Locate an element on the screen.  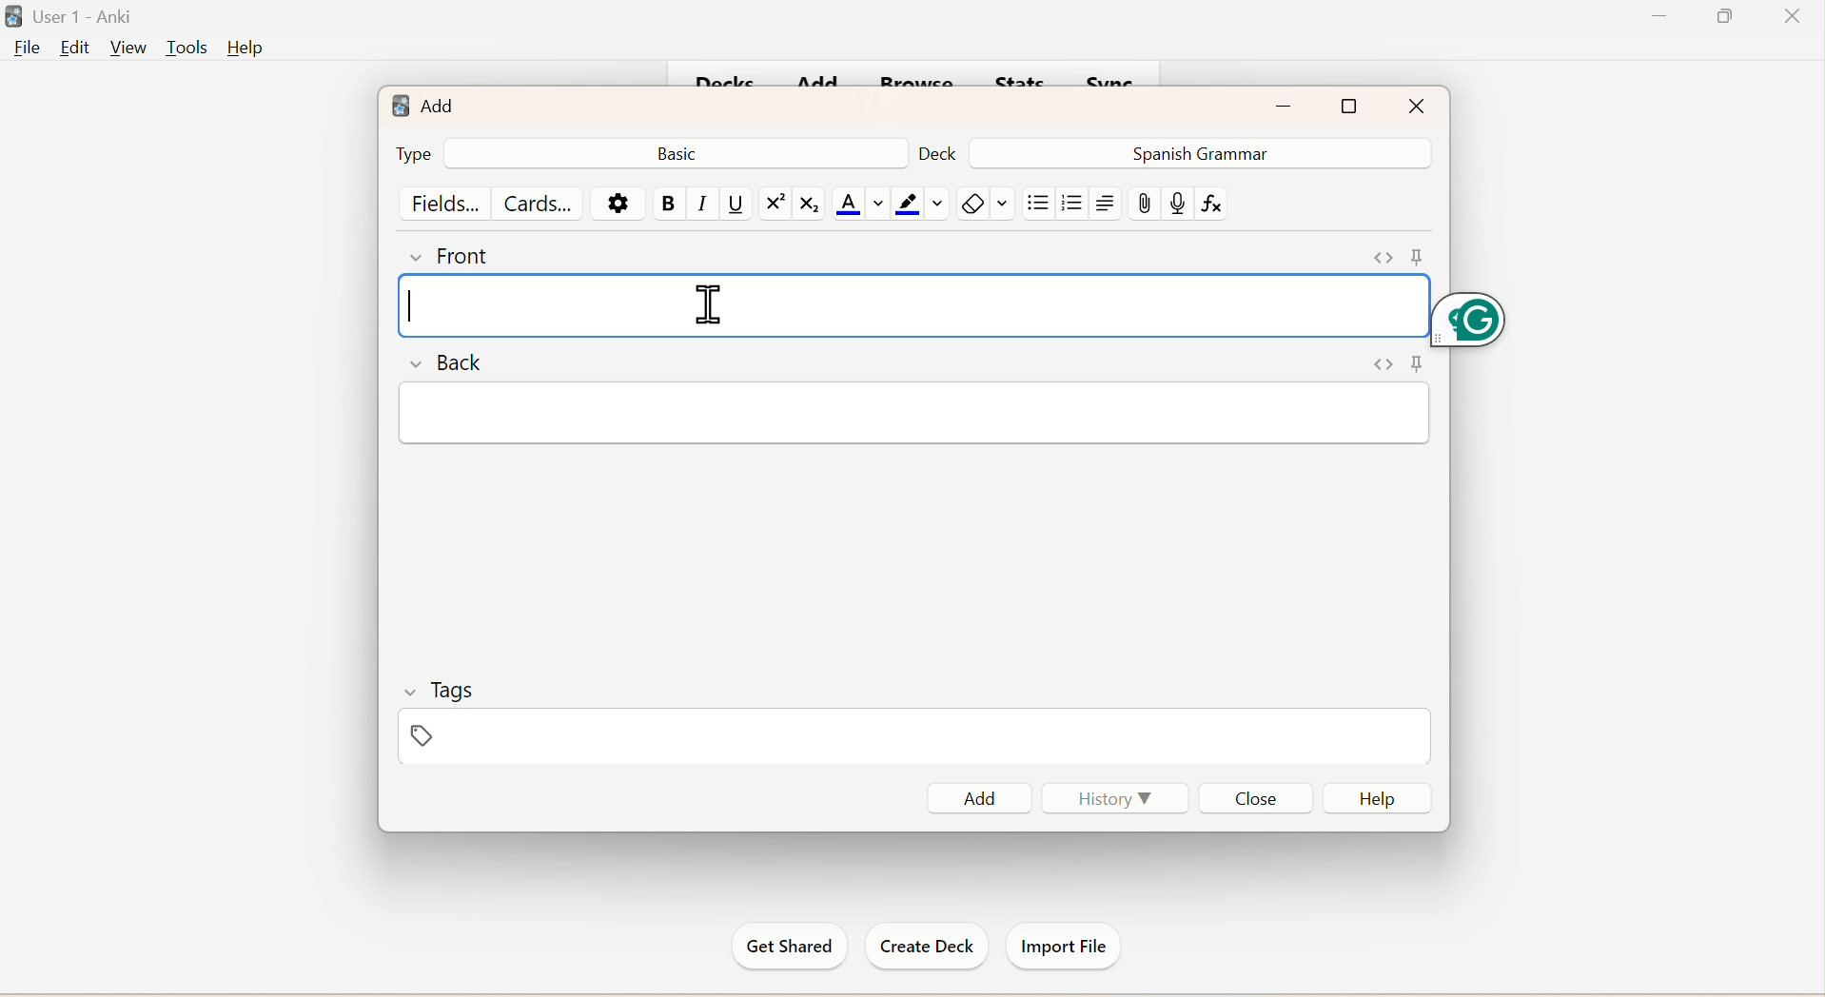
Spanish Grammar is located at coordinates (1195, 152).